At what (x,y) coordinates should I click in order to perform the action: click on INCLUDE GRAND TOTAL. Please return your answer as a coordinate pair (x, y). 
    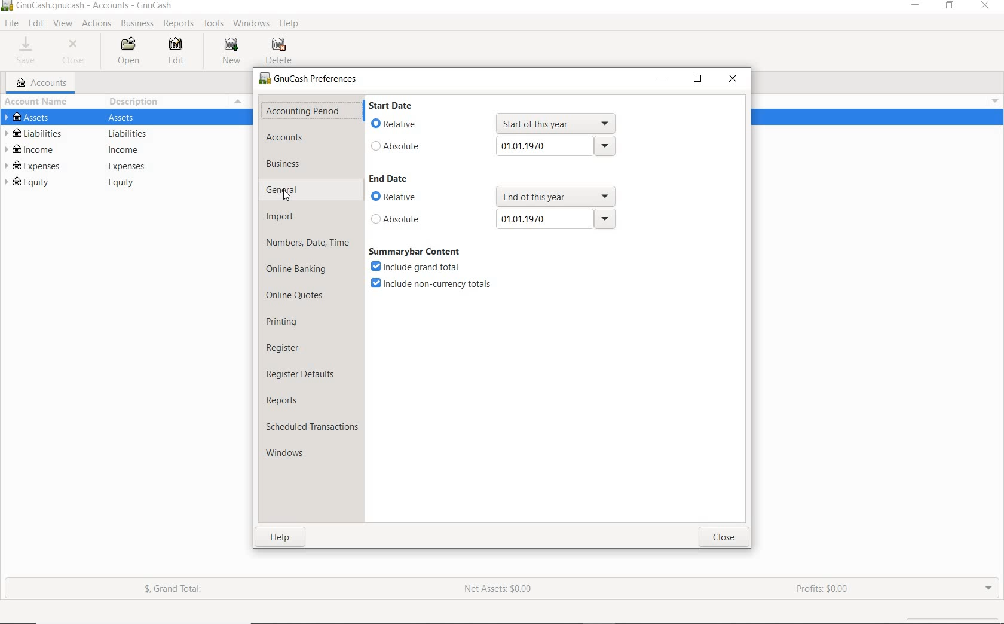
    Looking at the image, I should click on (415, 266).